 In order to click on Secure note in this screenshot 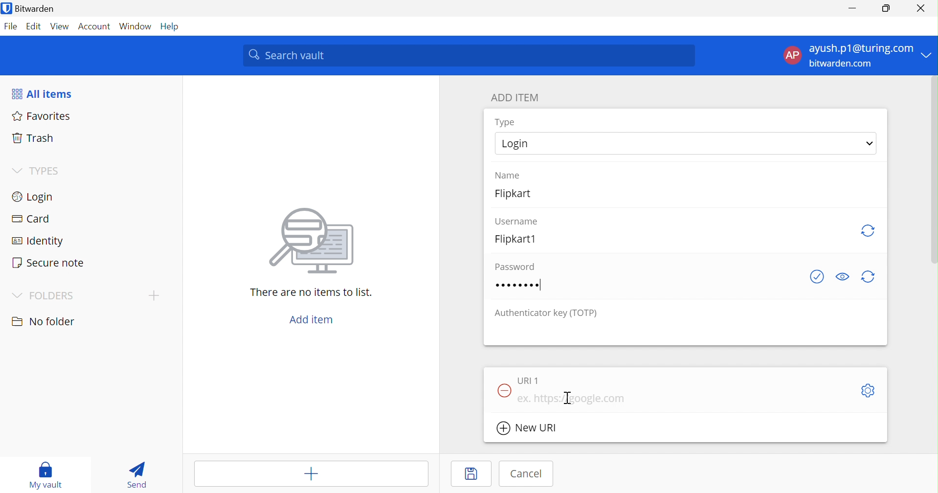, I will do `click(49, 264)`.